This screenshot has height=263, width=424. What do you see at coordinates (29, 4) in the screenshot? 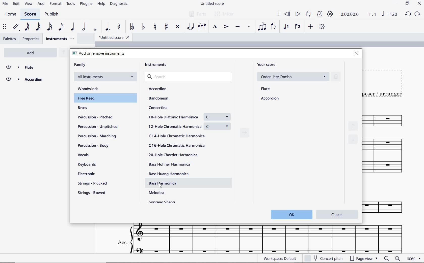
I see `VIEW` at bounding box center [29, 4].